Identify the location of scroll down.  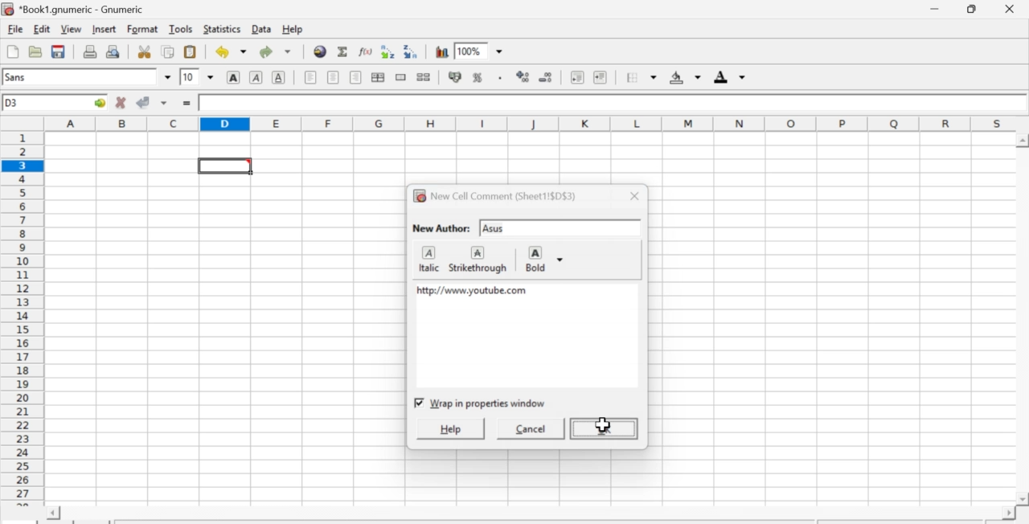
(1023, 500).